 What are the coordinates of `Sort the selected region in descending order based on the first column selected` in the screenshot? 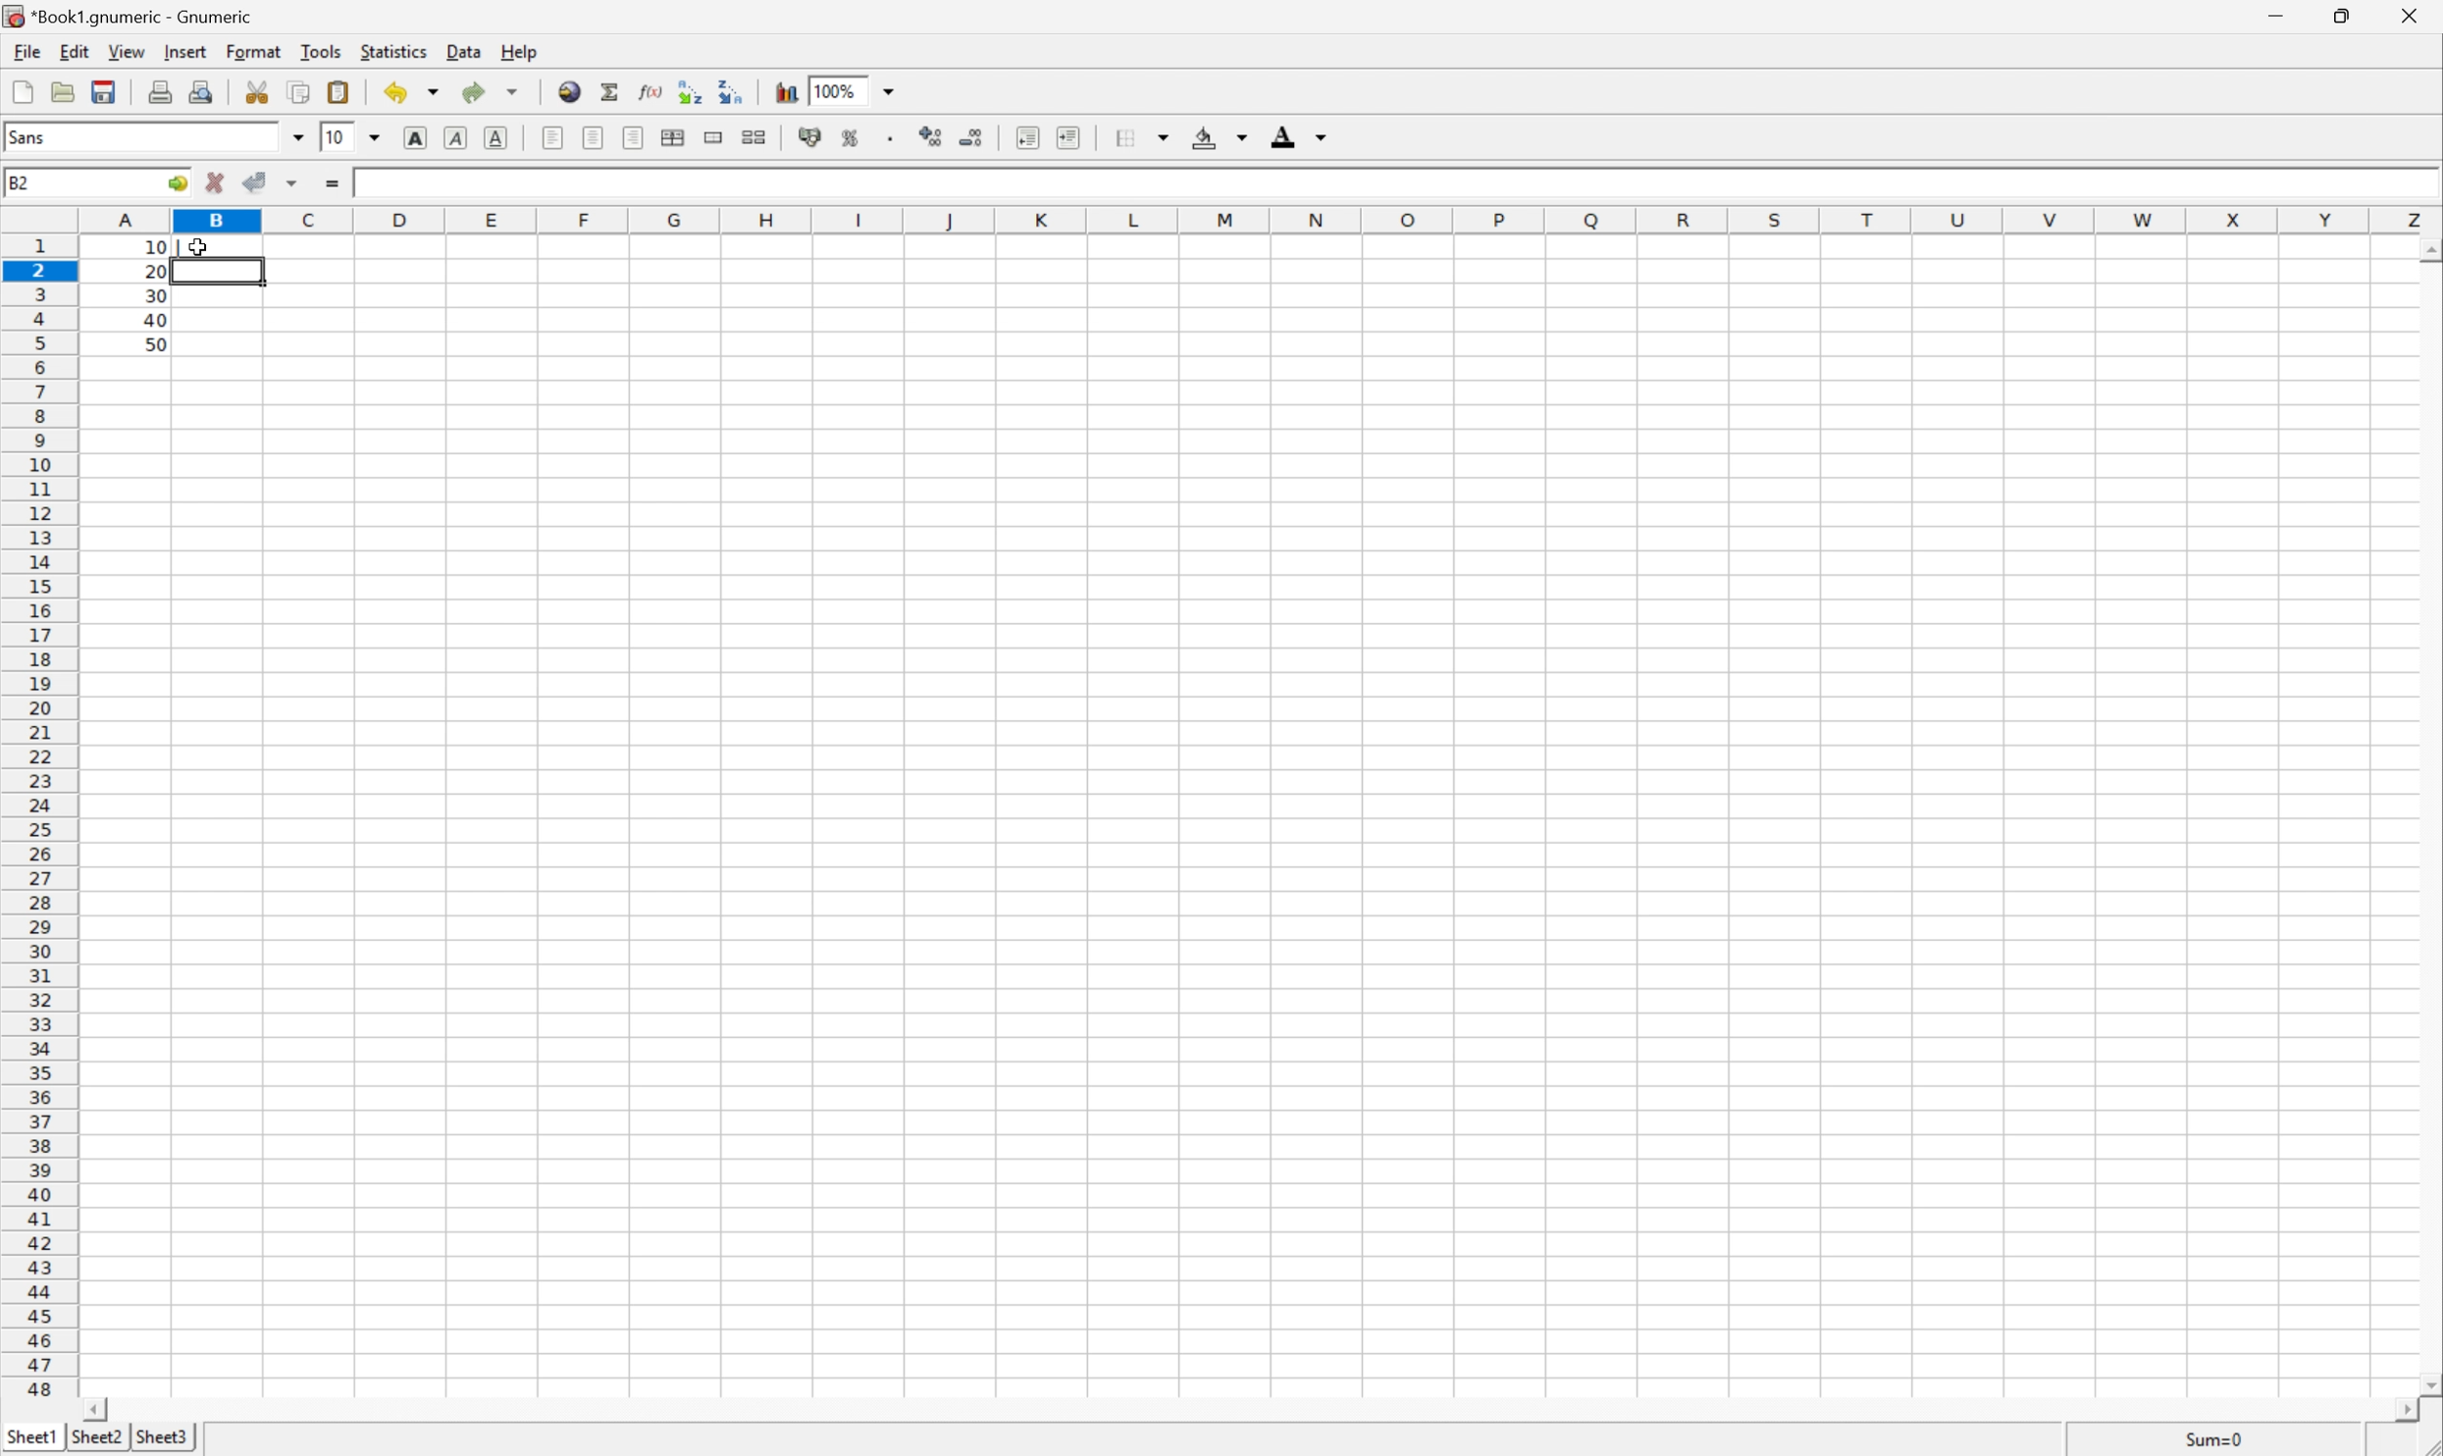 It's located at (732, 90).